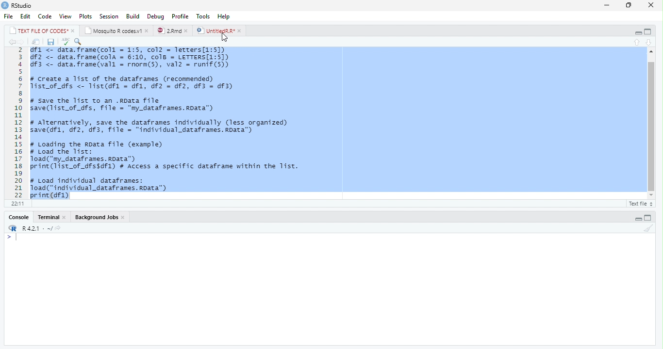  I want to click on Console, so click(330, 289).